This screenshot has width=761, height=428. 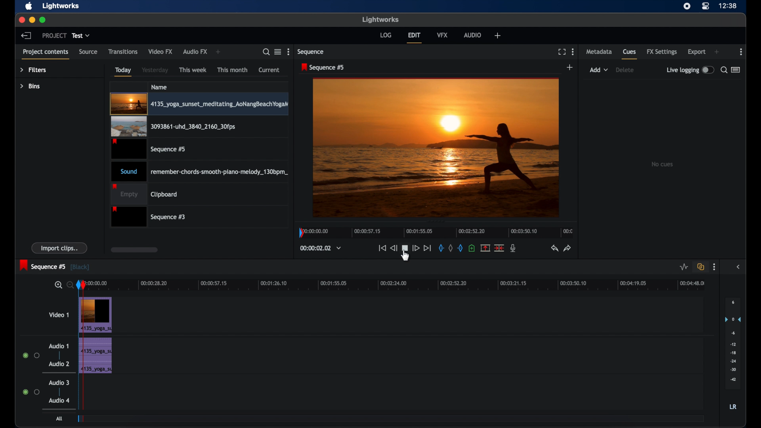 What do you see at coordinates (33, 20) in the screenshot?
I see `minimize` at bounding box center [33, 20].